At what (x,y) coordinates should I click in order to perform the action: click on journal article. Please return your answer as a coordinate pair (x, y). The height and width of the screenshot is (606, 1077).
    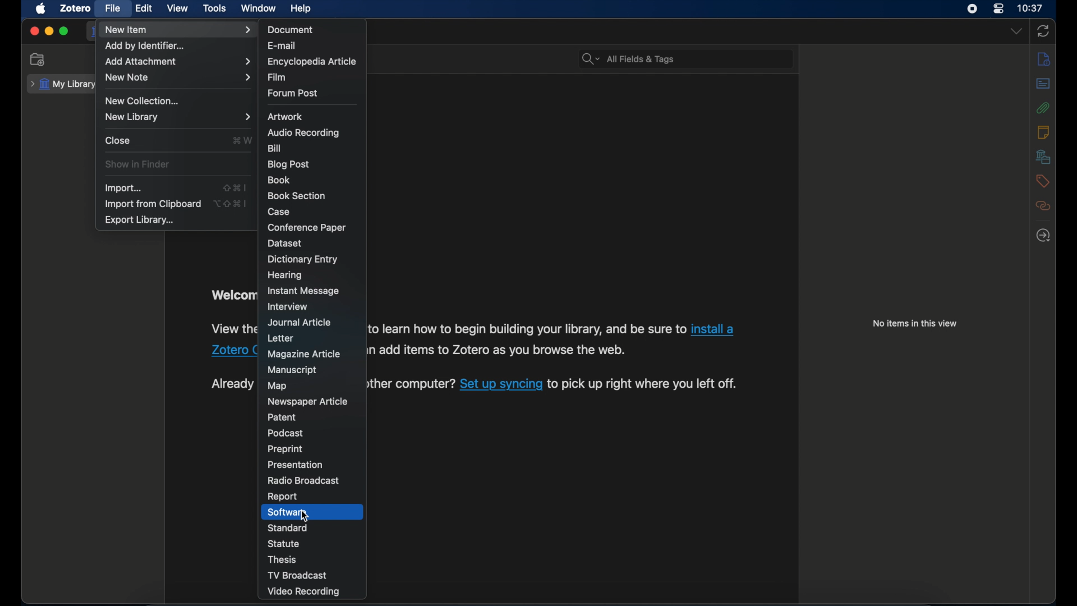
    Looking at the image, I should click on (299, 322).